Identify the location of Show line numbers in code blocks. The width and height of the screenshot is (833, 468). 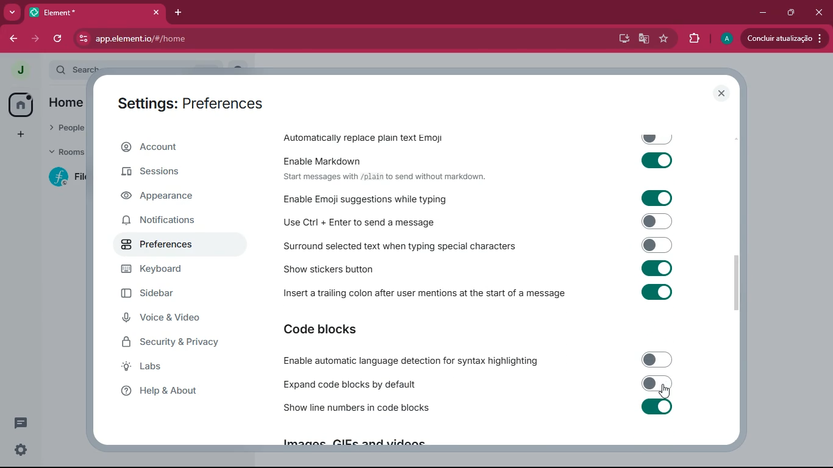
(479, 409).